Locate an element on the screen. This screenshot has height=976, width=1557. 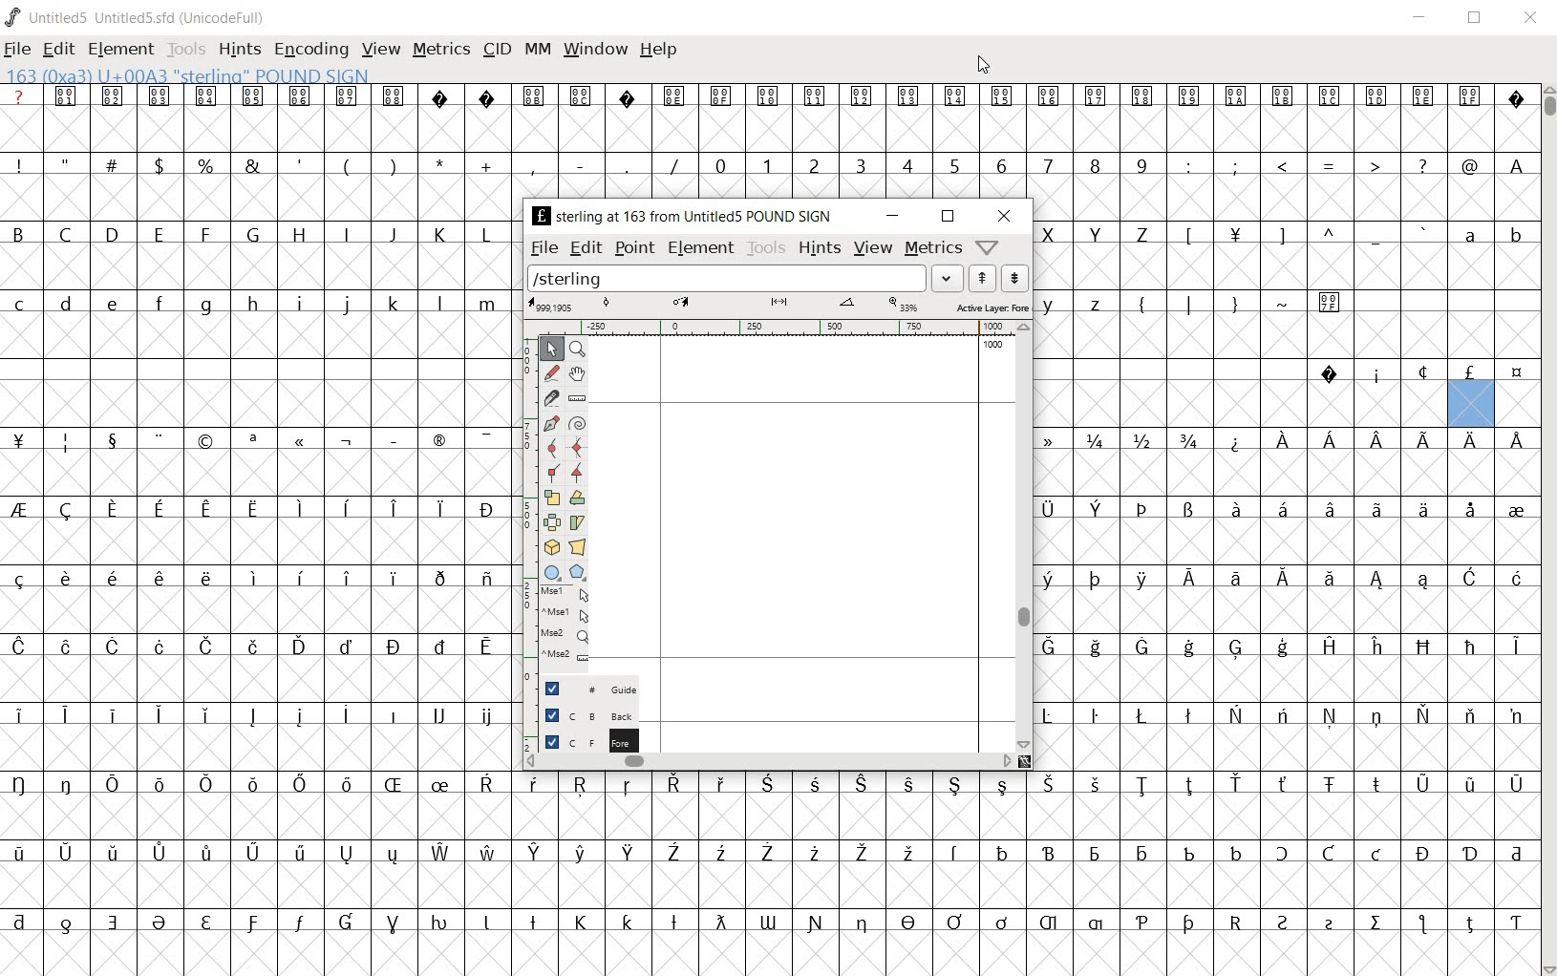
Symbol is located at coordinates (298, 716).